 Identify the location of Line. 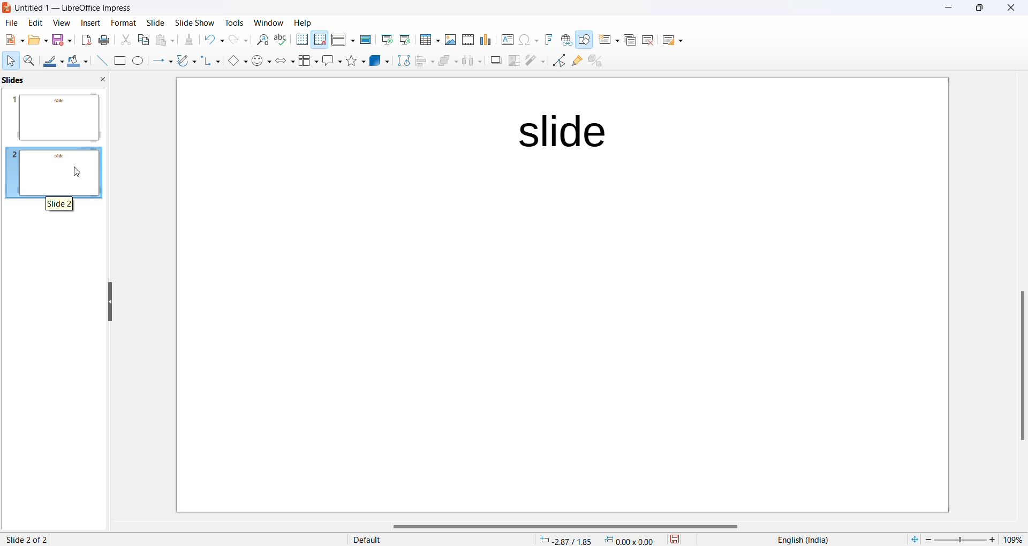
(99, 61).